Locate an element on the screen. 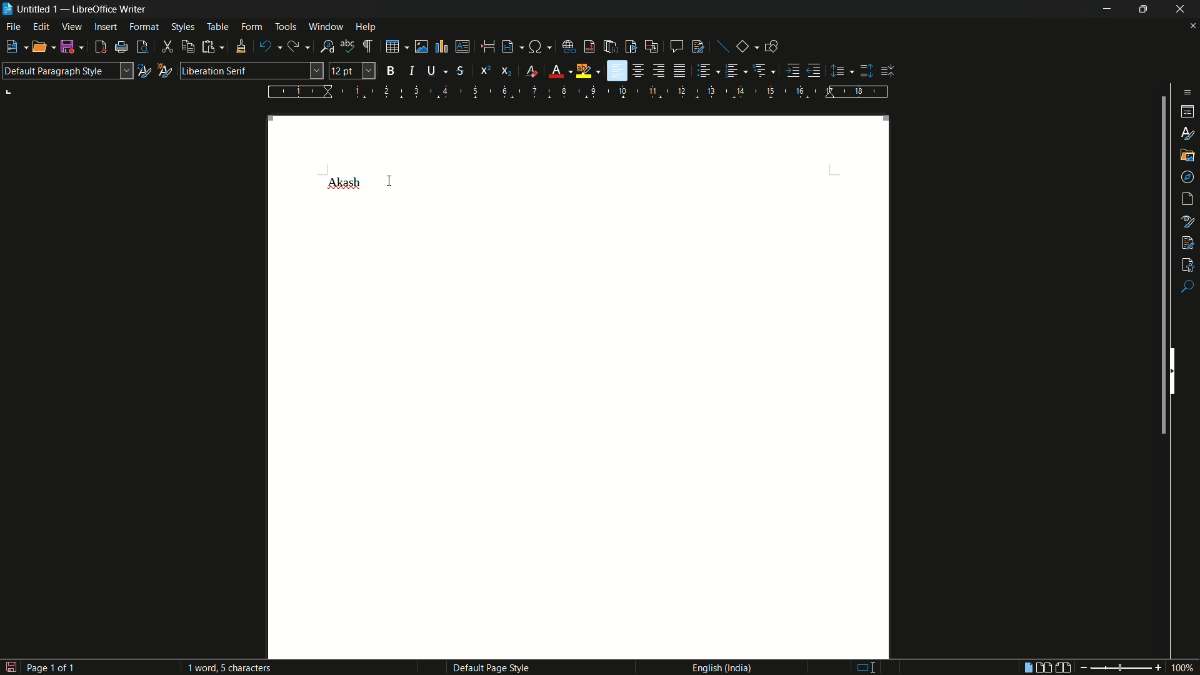 The width and height of the screenshot is (1200, 675). help menu is located at coordinates (366, 27).